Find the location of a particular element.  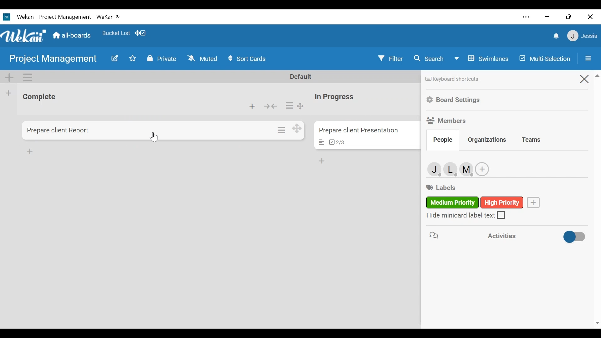

Members is located at coordinates (435, 169).